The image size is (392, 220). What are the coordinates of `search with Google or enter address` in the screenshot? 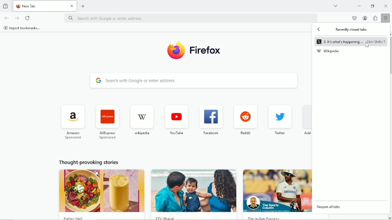 It's located at (191, 19).